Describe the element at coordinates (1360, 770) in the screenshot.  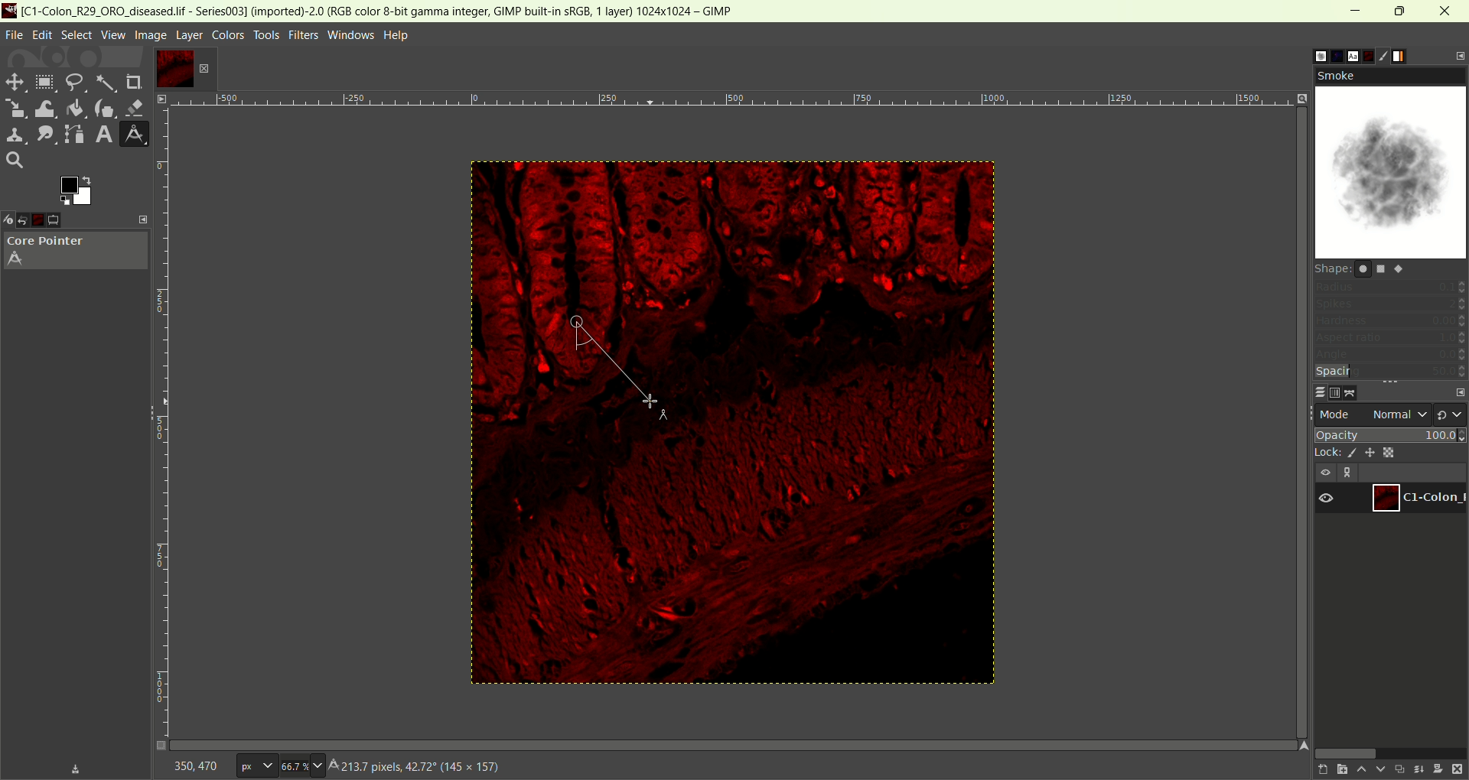
I see `raise this layer one step` at that location.